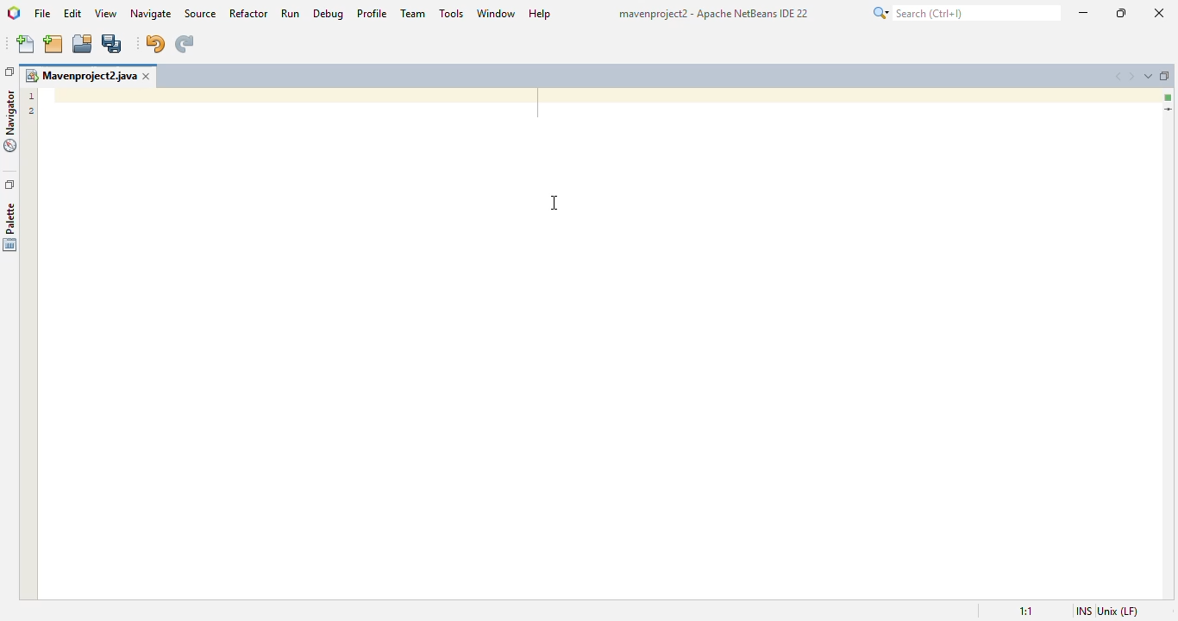 This screenshot has width=1178, height=621. Describe the element at coordinates (11, 225) in the screenshot. I see `palette window` at that location.